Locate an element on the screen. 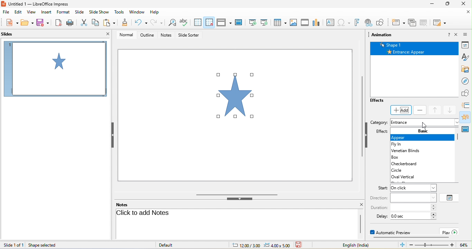 The image size is (472, 249). animation is located at coordinates (466, 117).